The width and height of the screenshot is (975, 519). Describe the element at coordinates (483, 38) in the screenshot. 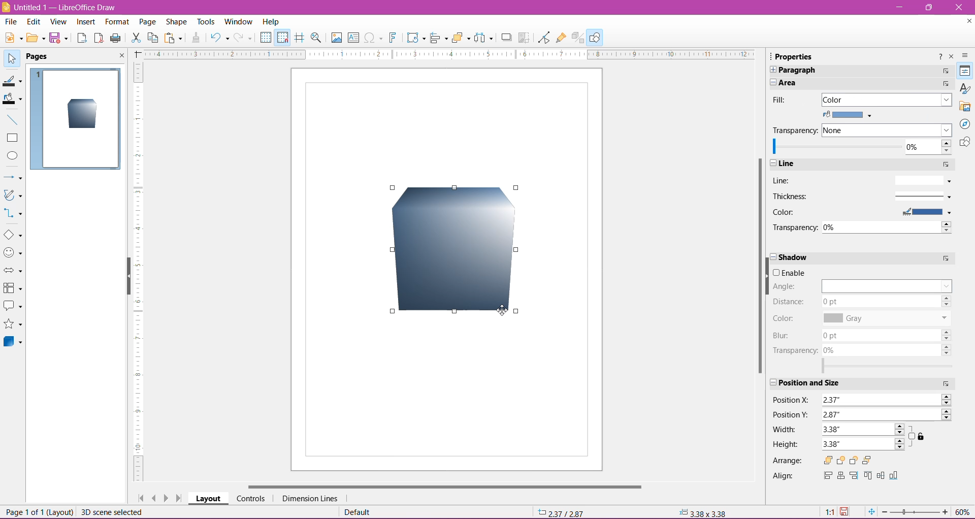

I see `Select atleast three objects to distribute` at that location.